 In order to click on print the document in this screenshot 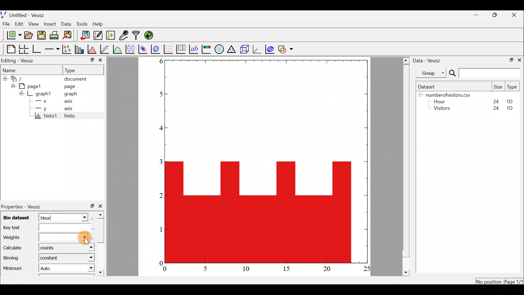, I will do `click(54, 35)`.